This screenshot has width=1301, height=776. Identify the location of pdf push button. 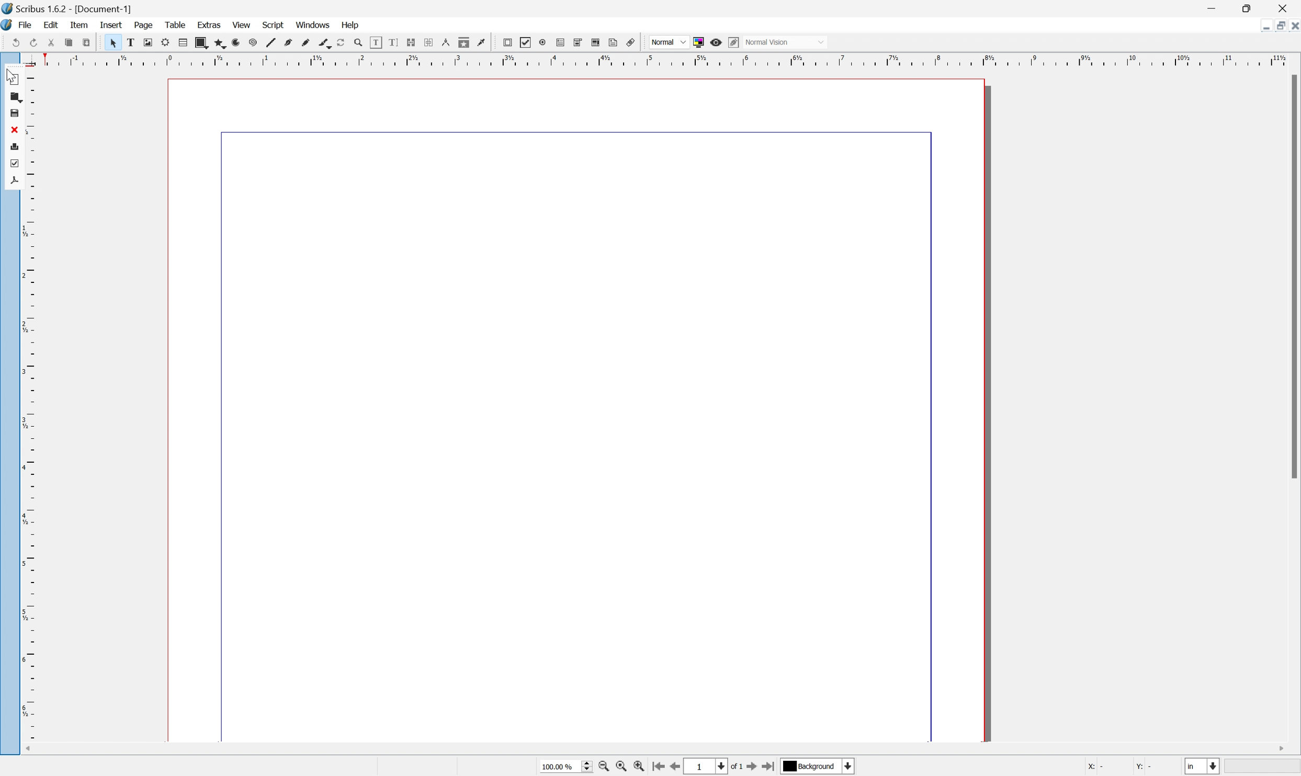
(630, 42).